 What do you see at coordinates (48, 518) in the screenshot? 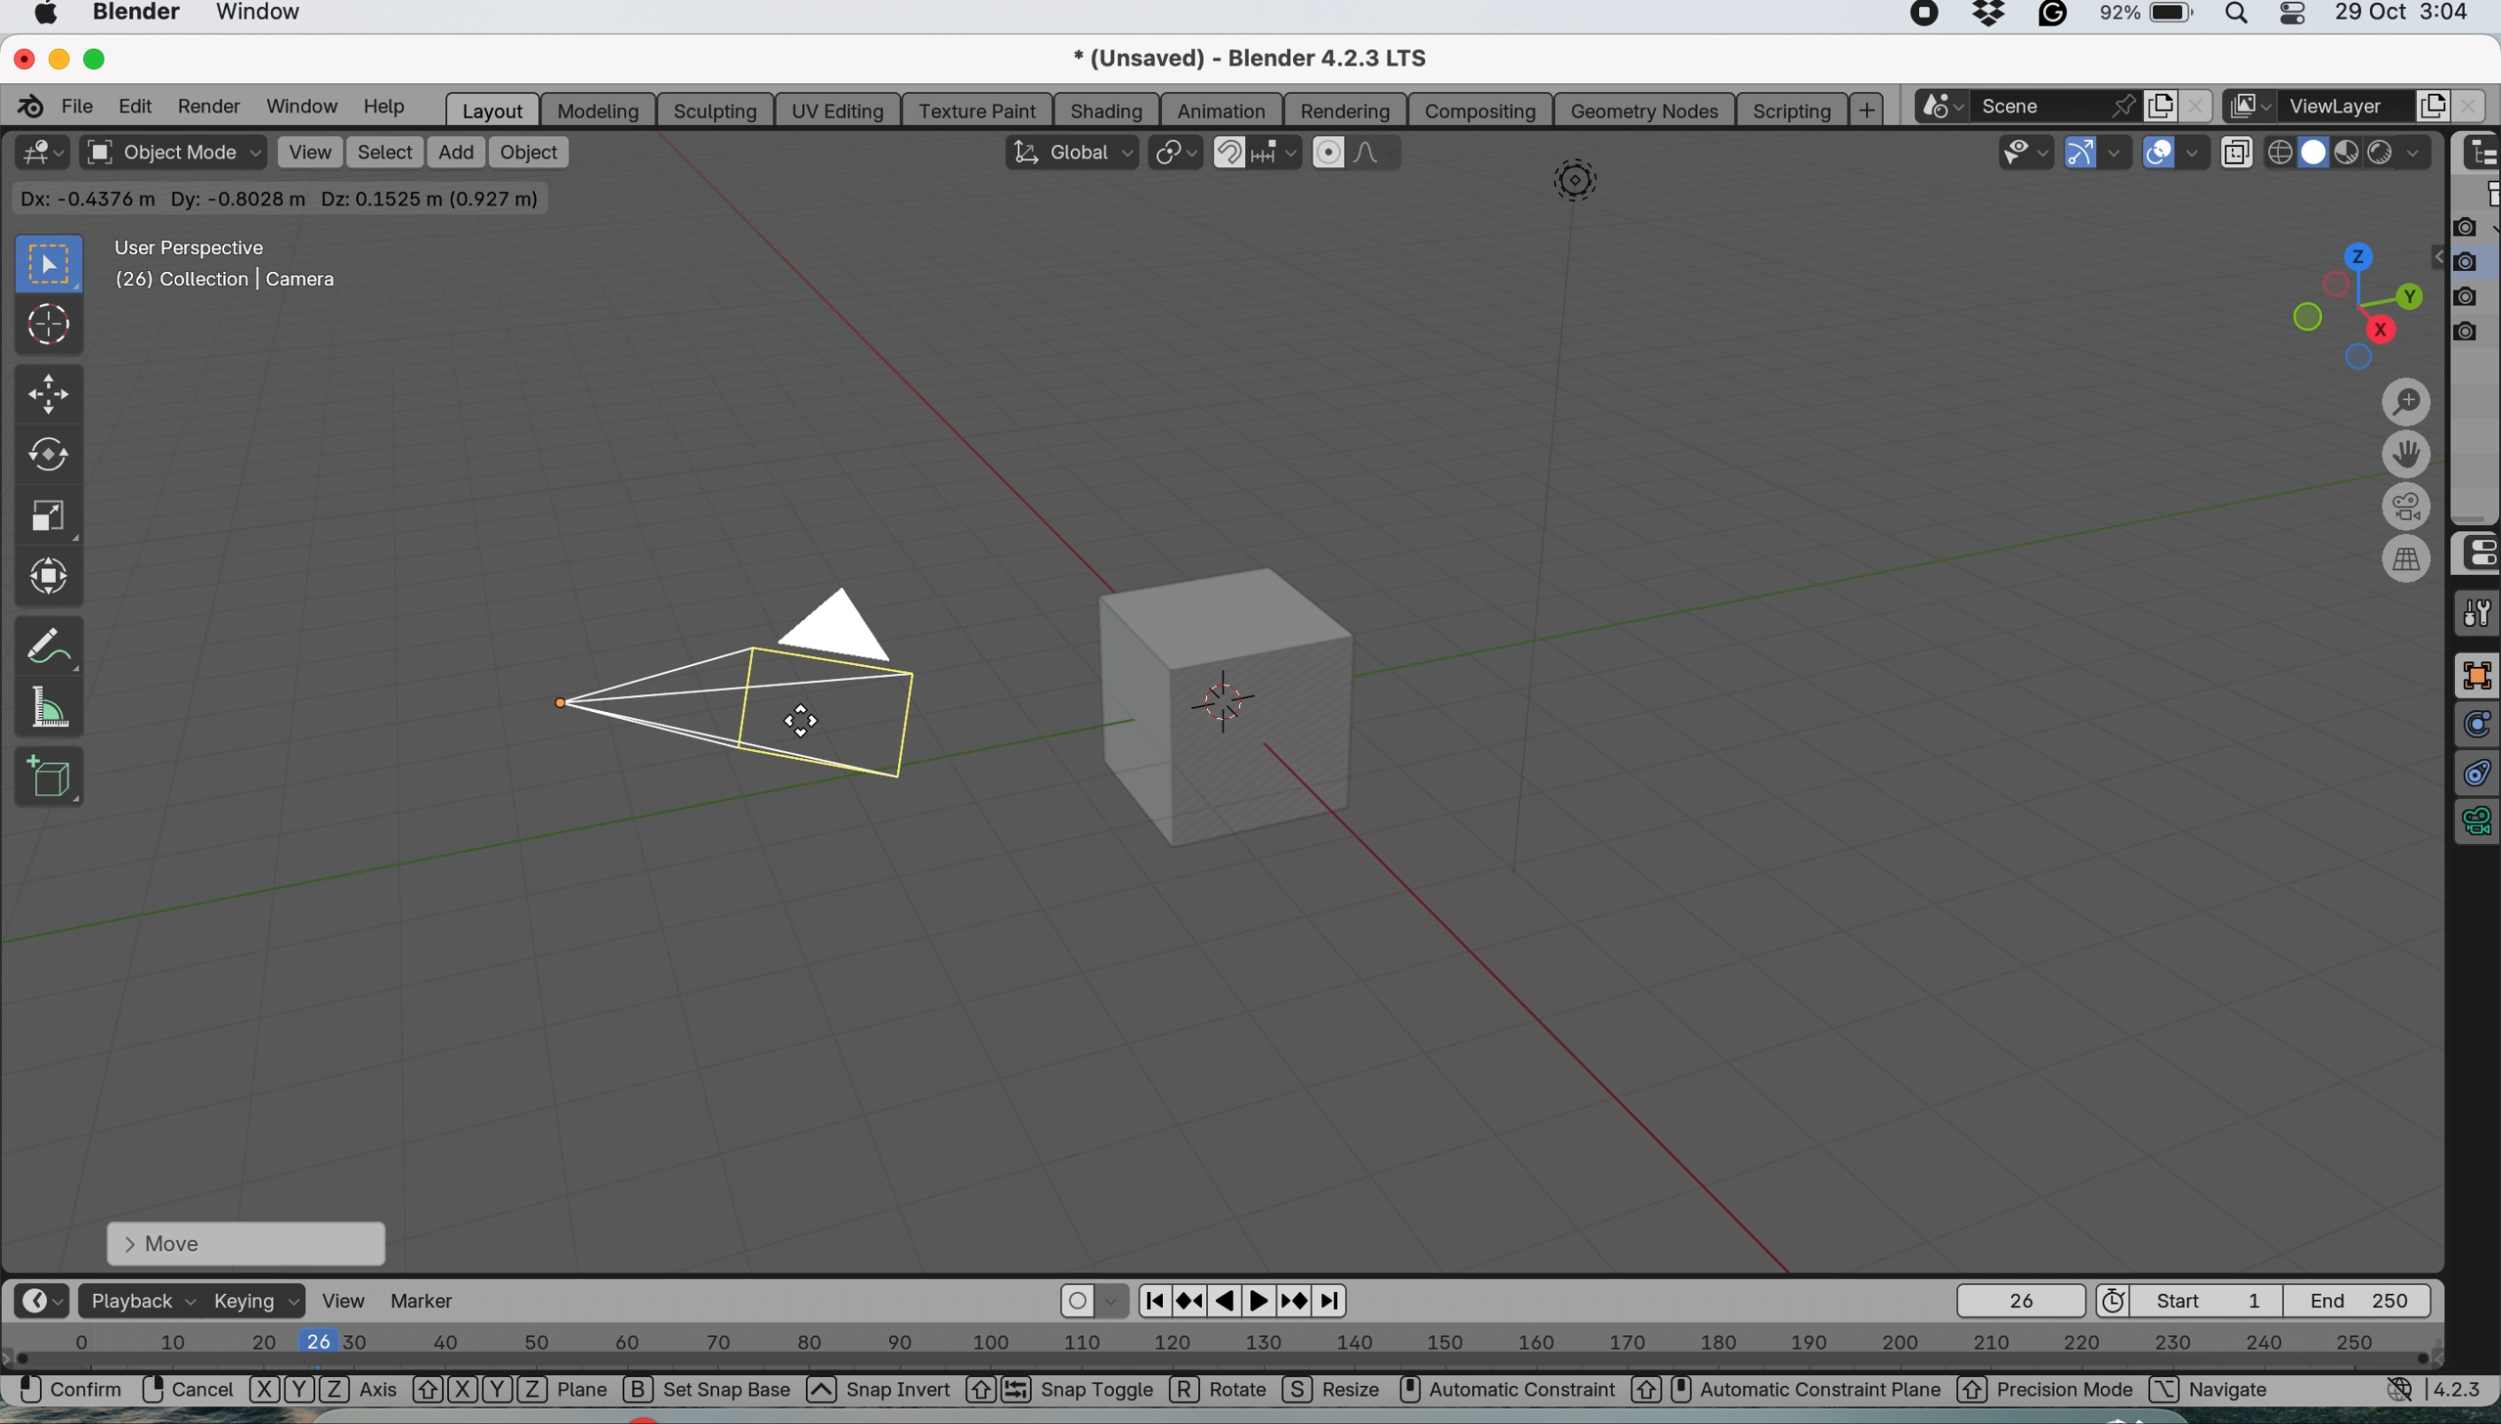
I see `scale` at bounding box center [48, 518].